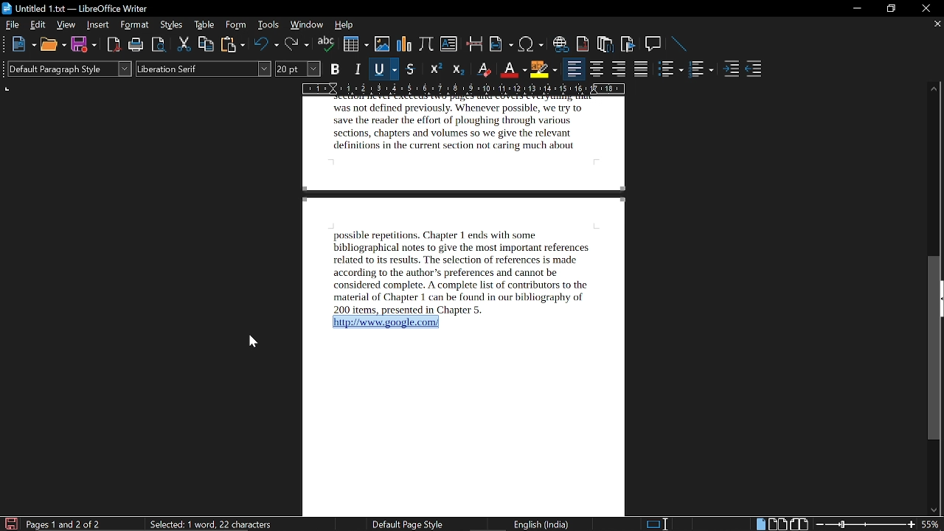 The width and height of the screenshot is (944, 531). What do you see at coordinates (37, 24) in the screenshot?
I see `edit` at bounding box center [37, 24].